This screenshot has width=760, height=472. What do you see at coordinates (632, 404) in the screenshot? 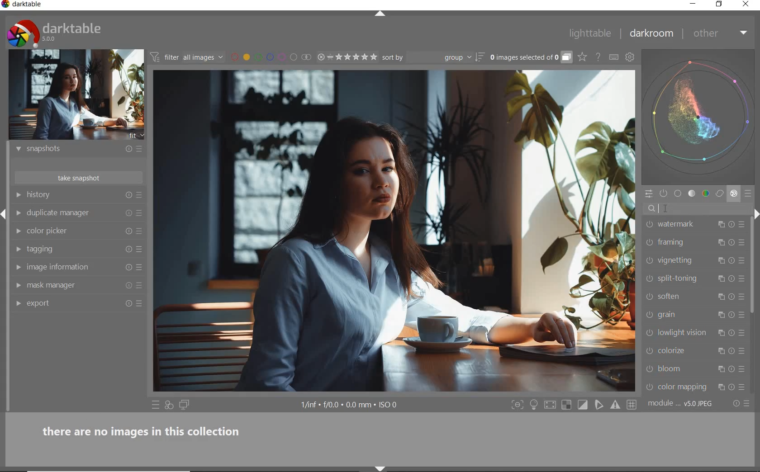
I see `Toggle guide lines` at bounding box center [632, 404].